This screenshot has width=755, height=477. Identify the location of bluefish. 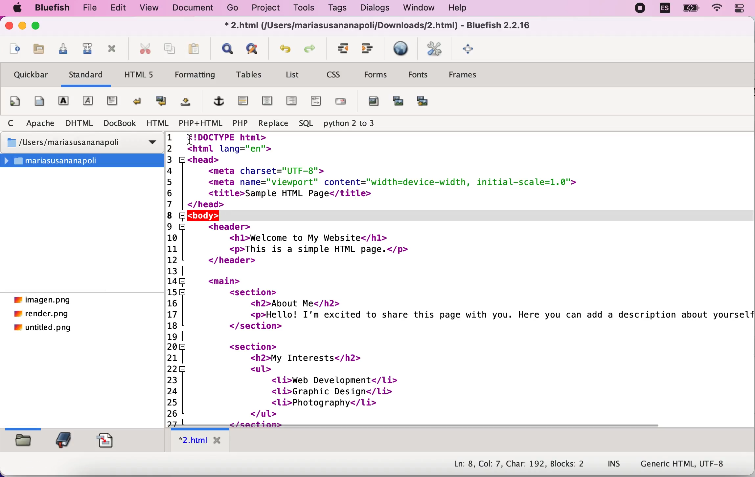
(52, 8).